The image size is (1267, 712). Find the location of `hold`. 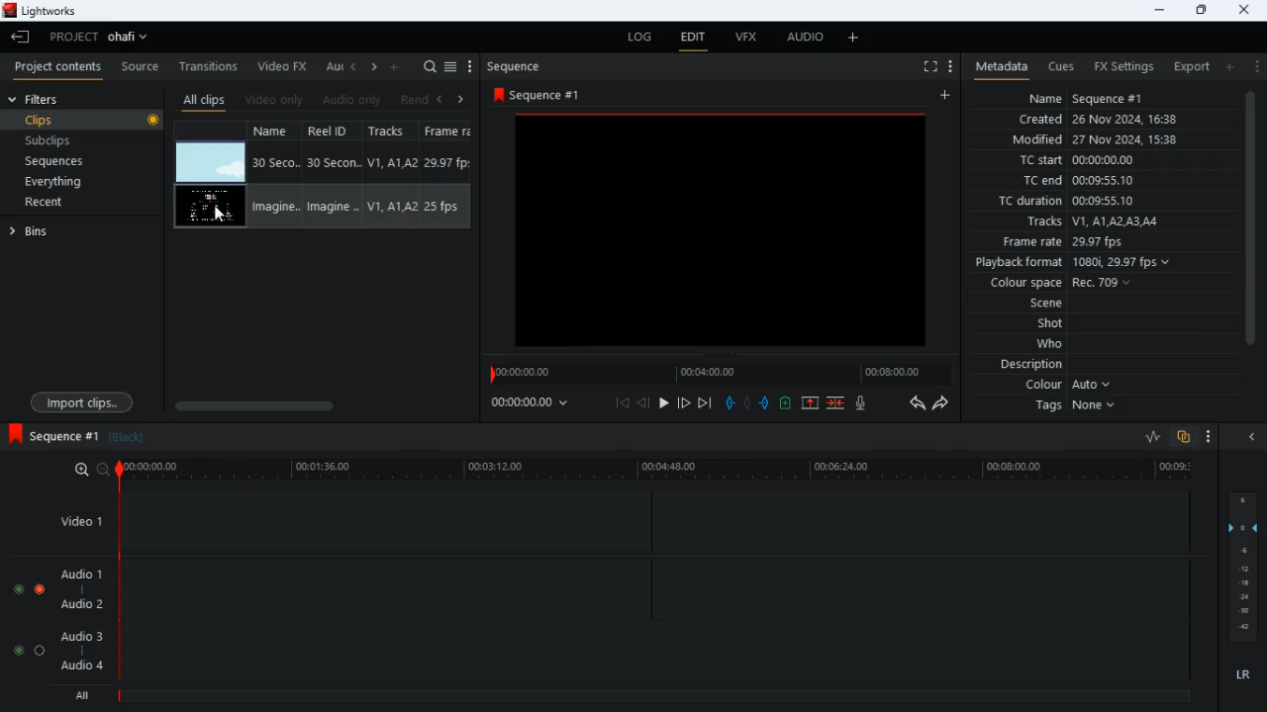

hold is located at coordinates (747, 403).